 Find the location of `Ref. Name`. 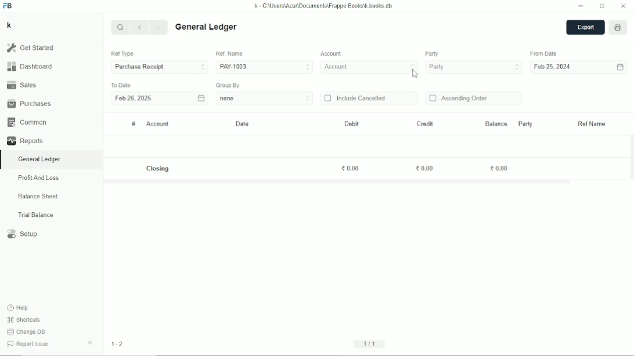

Ref. Name is located at coordinates (229, 53).